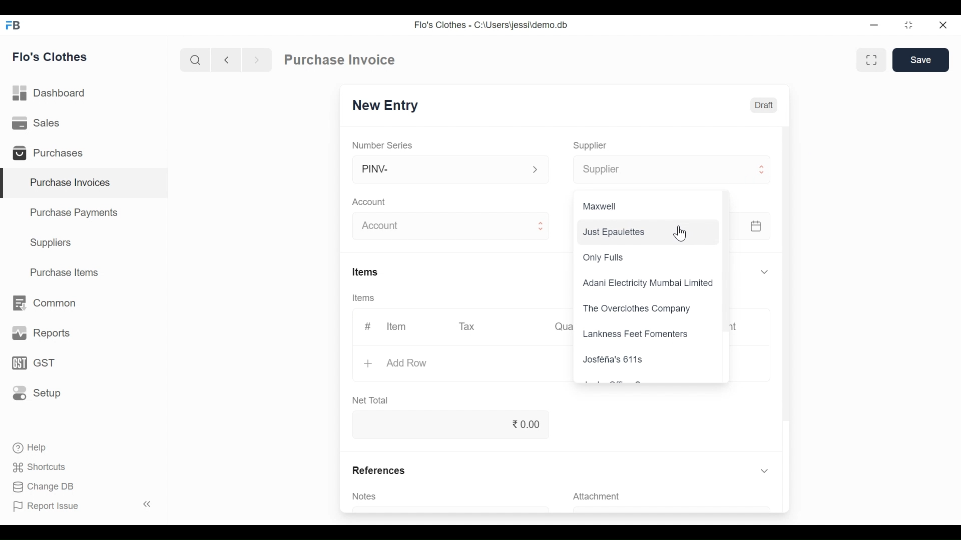 This screenshot has height=540, width=961. Describe the element at coordinates (680, 232) in the screenshot. I see `cursor` at that location.